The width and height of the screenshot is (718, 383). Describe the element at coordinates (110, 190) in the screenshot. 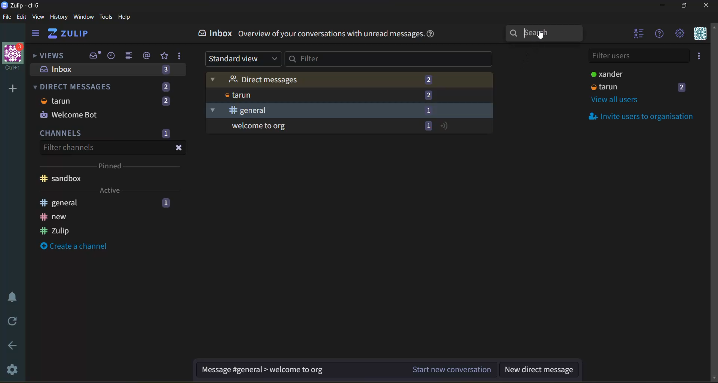

I see `Active` at that location.